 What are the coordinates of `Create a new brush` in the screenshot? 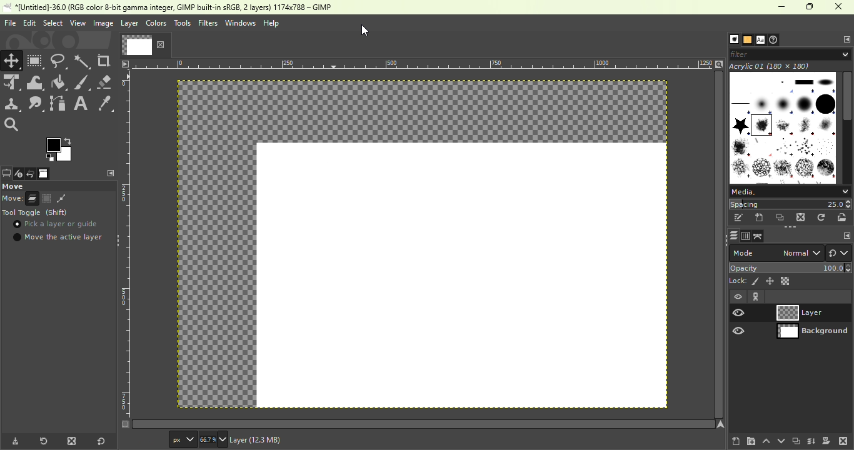 It's located at (760, 218).